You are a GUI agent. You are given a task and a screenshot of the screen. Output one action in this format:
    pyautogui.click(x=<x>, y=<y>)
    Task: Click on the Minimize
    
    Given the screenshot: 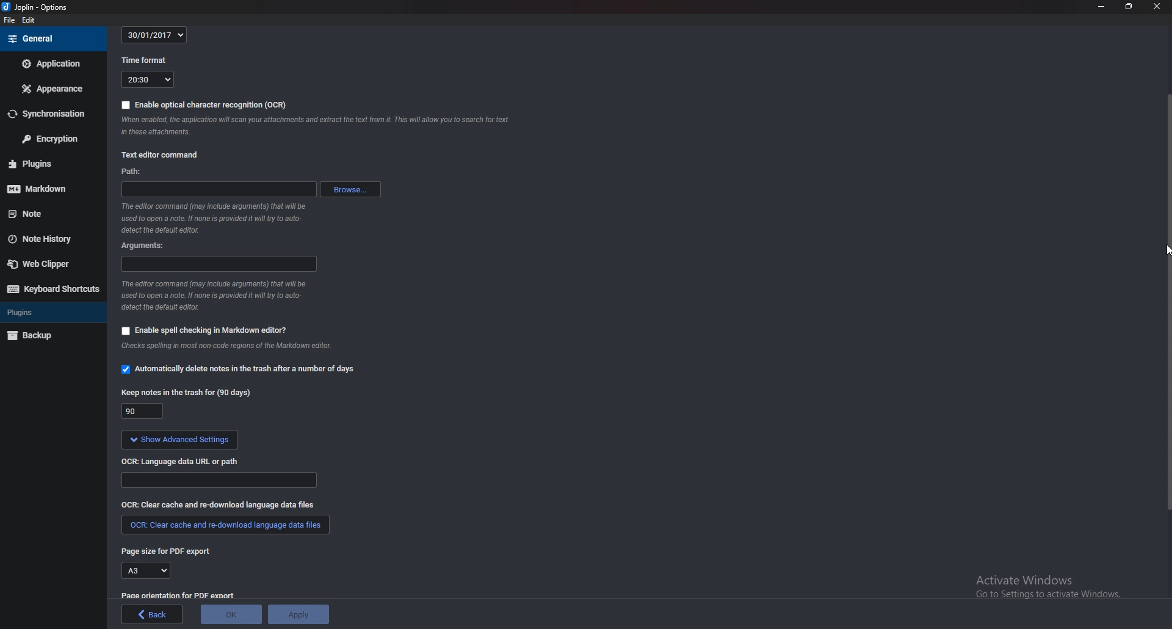 What is the action you would take?
    pyautogui.click(x=1102, y=7)
    